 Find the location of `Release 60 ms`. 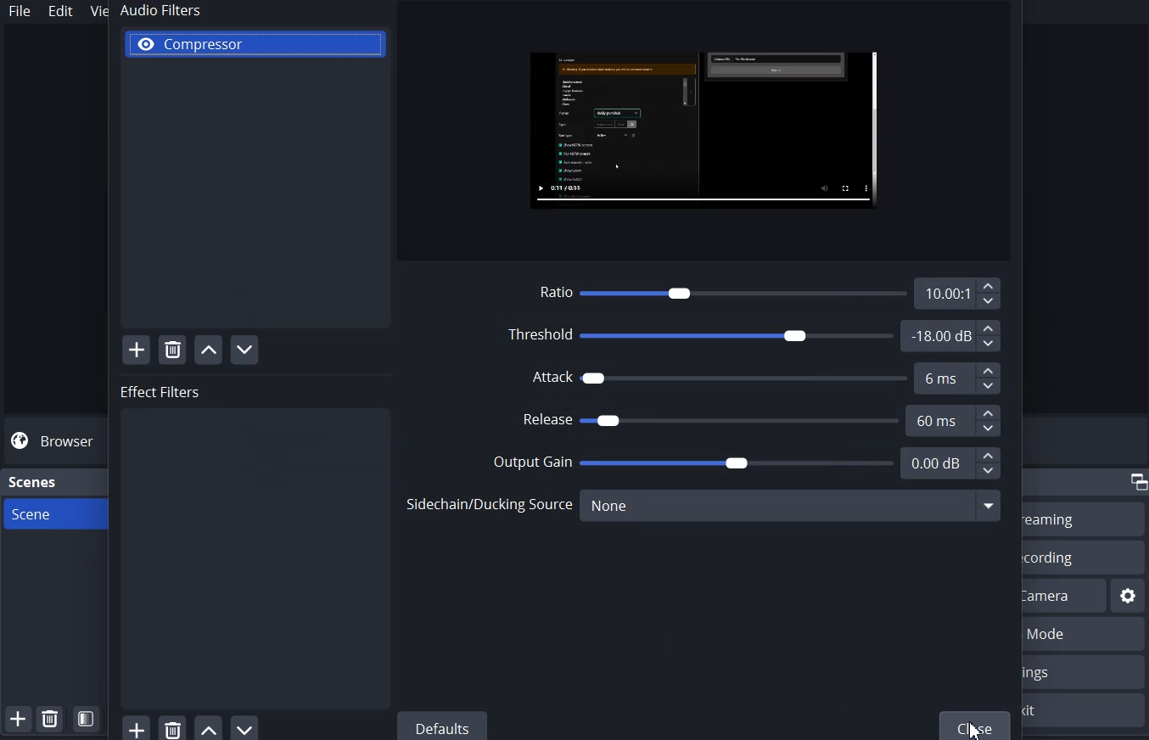

Release 60 ms is located at coordinates (760, 420).